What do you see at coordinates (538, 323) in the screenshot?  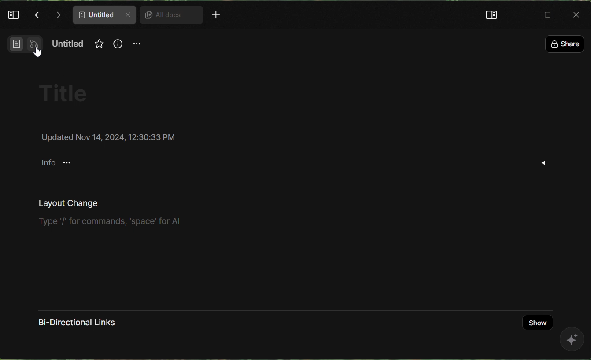 I see `show` at bounding box center [538, 323].